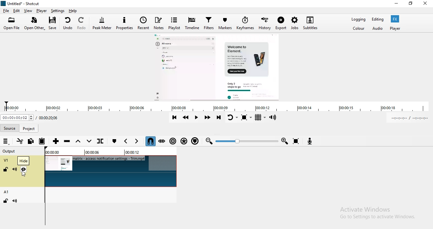 This screenshot has width=433, height=229. I want to click on Zoom in, so click(285, 141).